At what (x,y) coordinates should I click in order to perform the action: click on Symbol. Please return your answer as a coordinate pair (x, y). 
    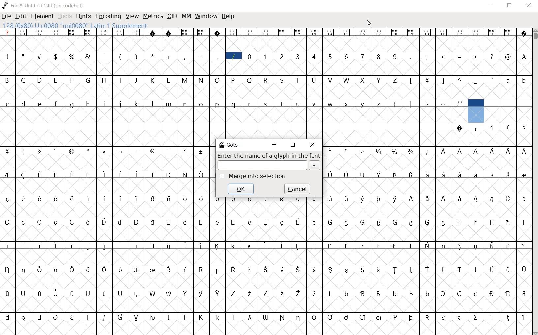
    Looking at the image, I should click on (476, 246).